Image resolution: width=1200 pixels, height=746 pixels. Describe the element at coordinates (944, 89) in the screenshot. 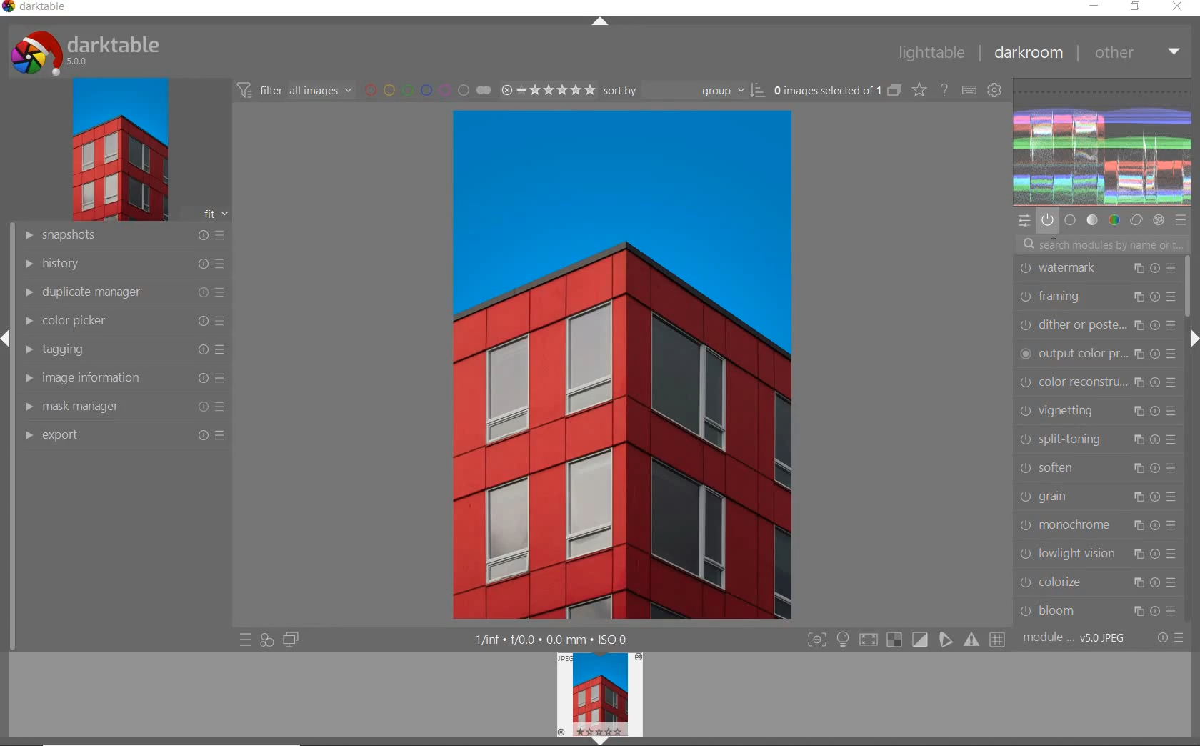

I see `enable for online help` at that location.